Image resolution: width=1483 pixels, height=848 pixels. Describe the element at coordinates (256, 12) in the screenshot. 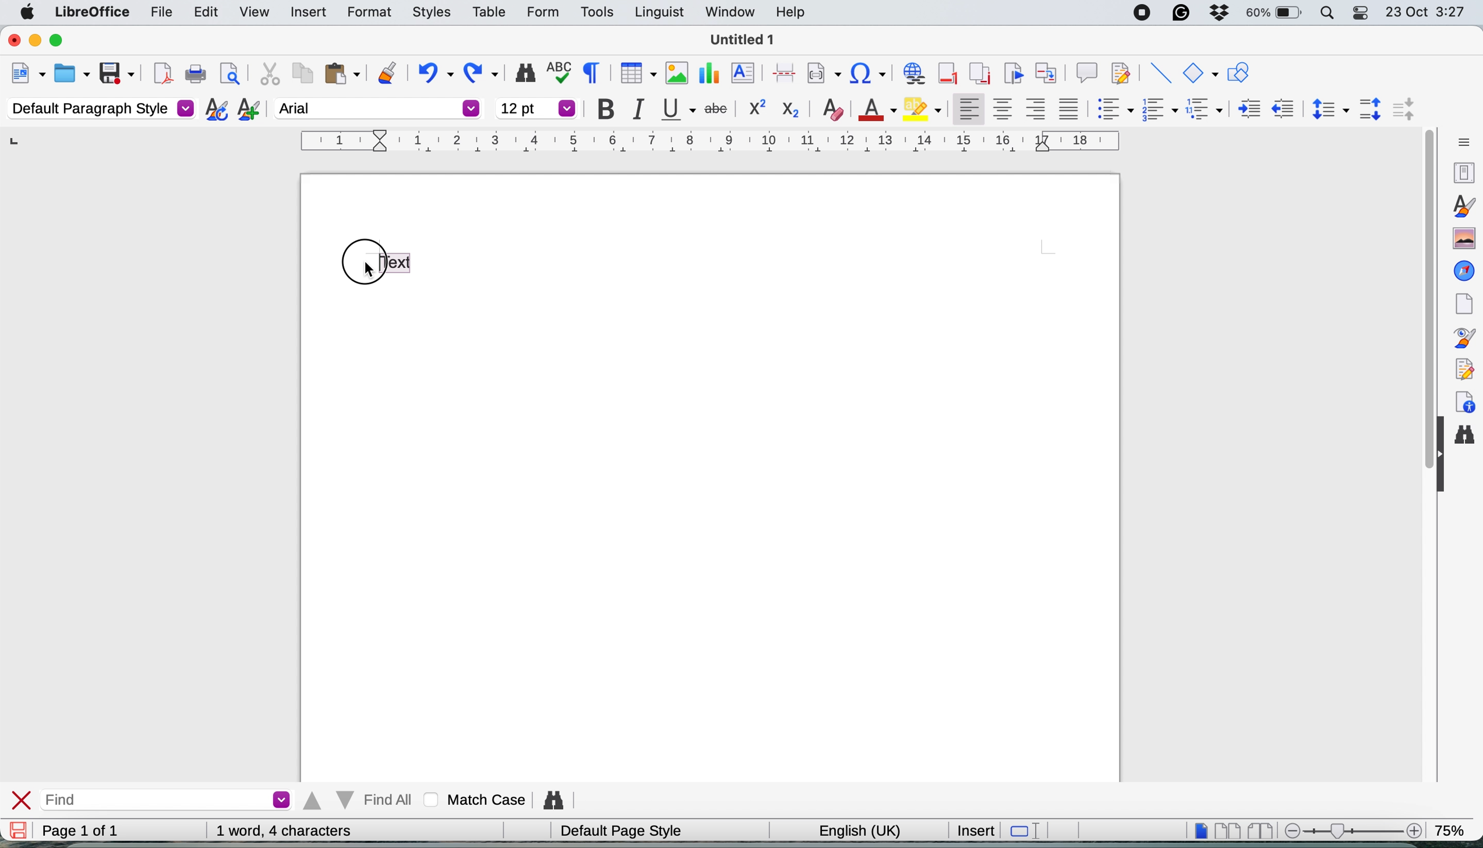

I see `view` at that location.